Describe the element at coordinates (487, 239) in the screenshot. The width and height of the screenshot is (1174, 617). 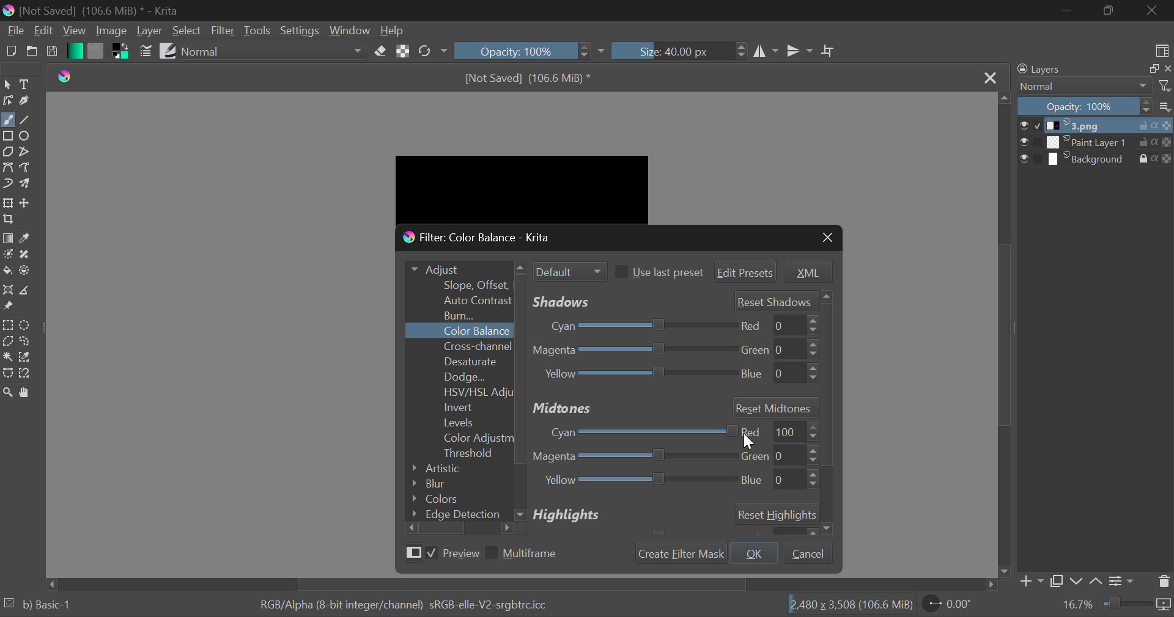
I see `Window Title` at that location.